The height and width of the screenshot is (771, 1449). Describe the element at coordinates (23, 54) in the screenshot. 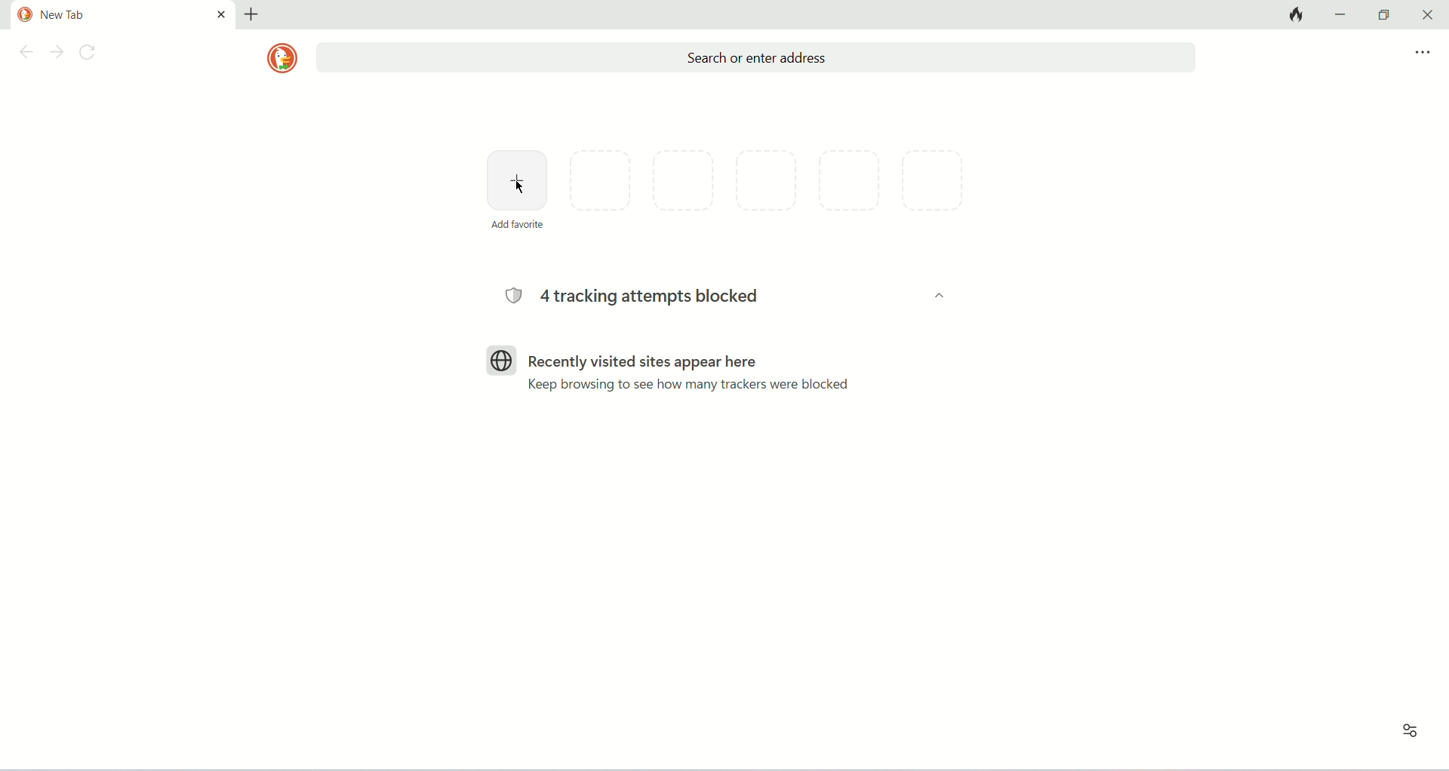

I see `go back` at that location.